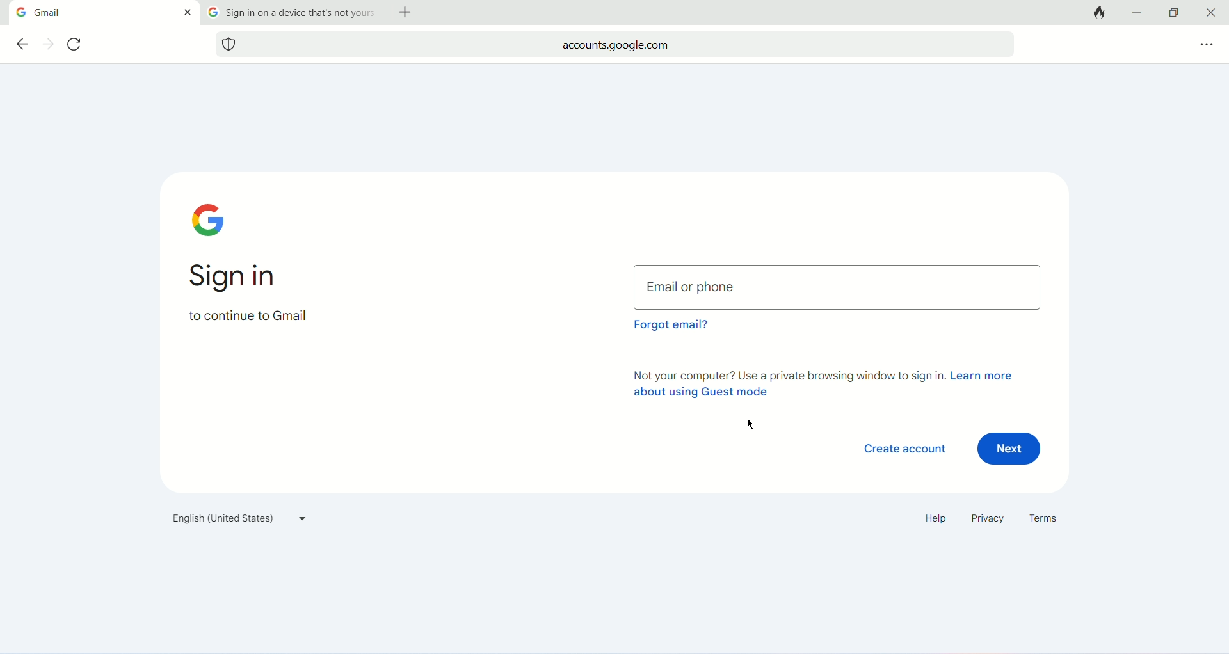 The height and width of the screenshot is (654, 1229). What do you see at coordinates (213, 12) in the screenshot?
I see `google logo` at bounding box center [213, 12].